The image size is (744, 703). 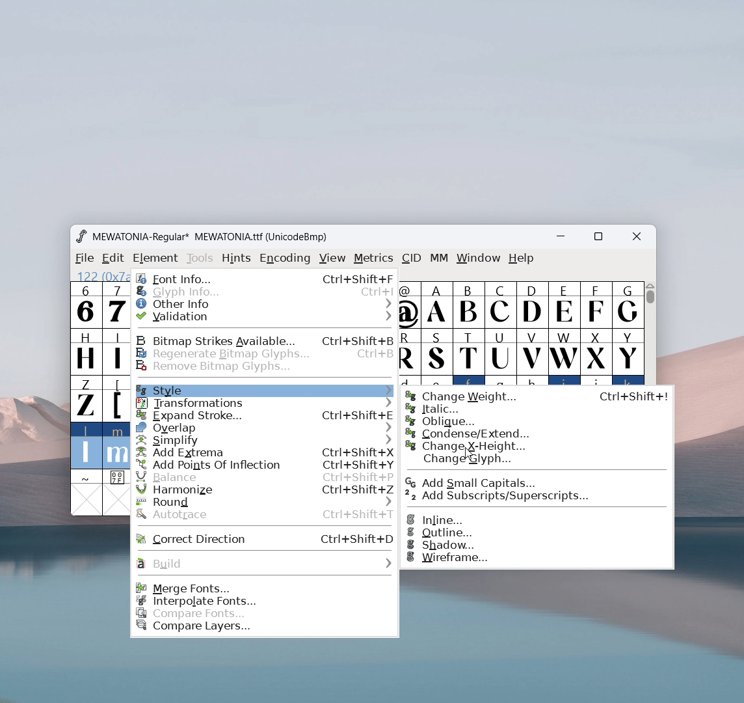 What do you see at coordinates (114, 258) in the screenshot?
I see `edit` at bounding box center [114, 258].